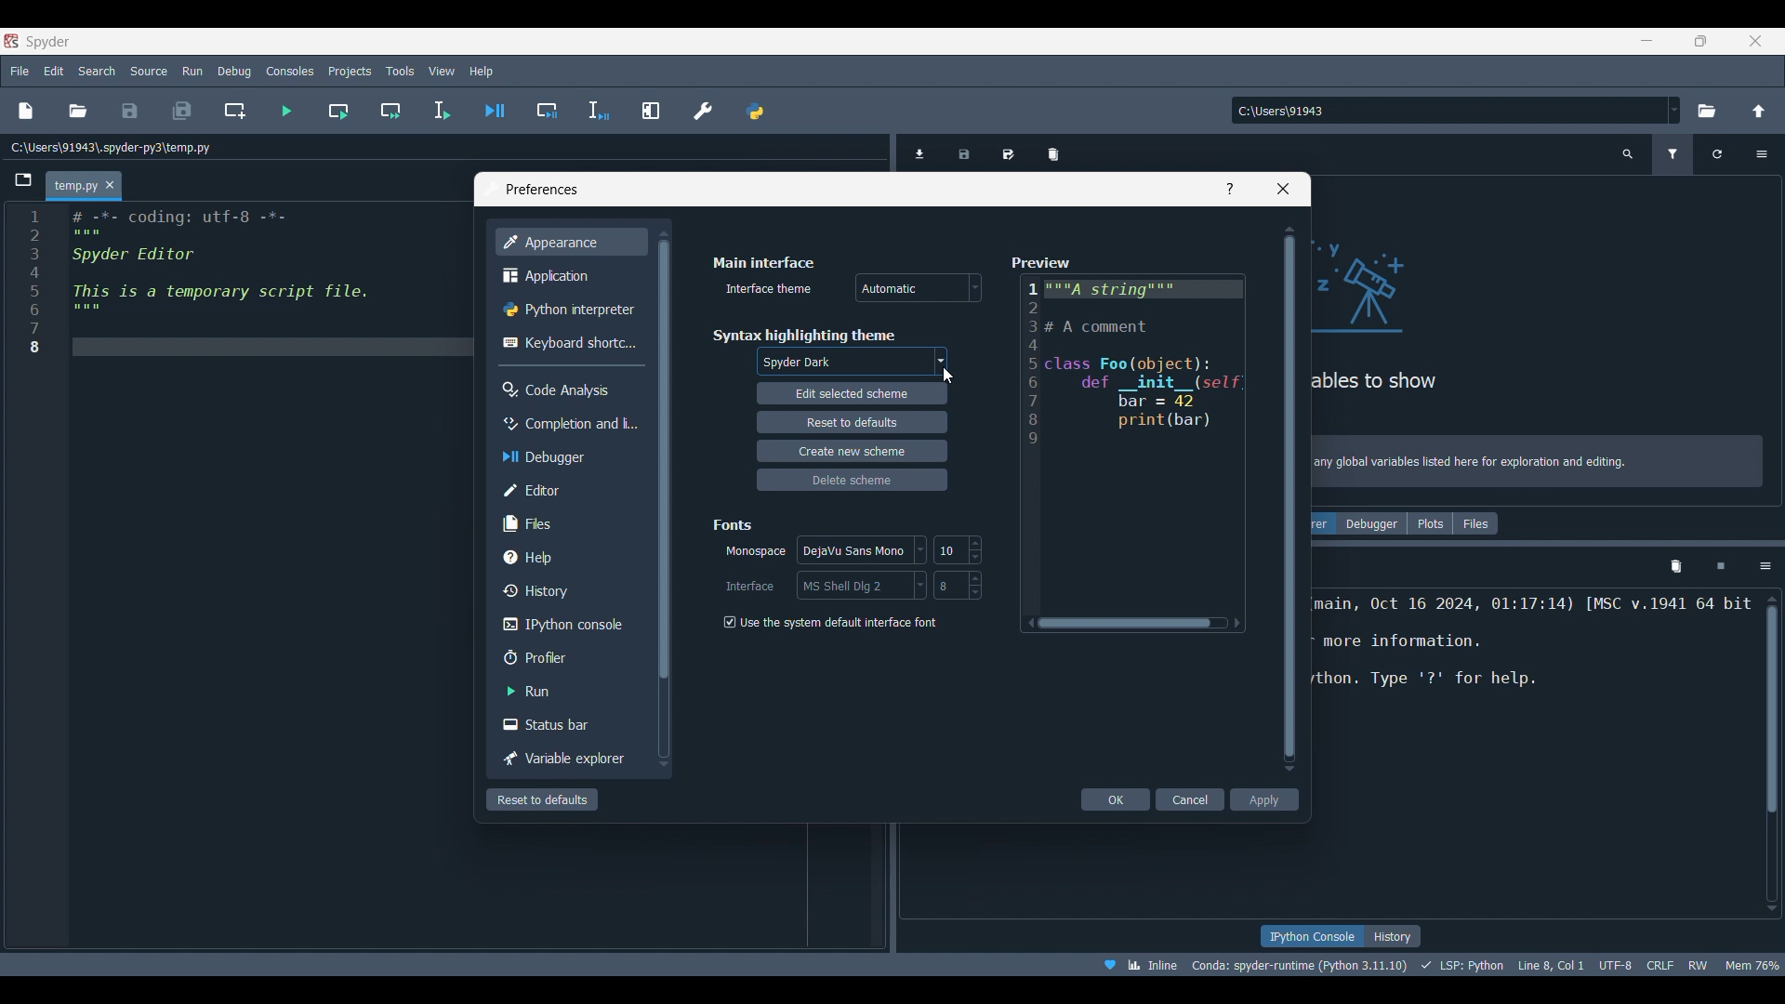 This screenshot has height=1004, width=1785. I want to click on Cancel, so click(1190, 799).